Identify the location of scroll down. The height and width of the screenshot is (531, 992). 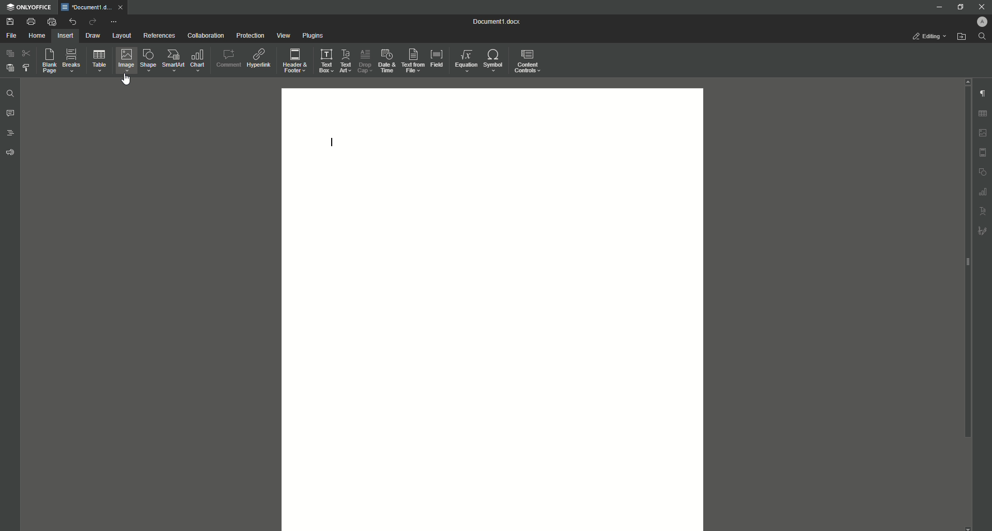
(968, 527).